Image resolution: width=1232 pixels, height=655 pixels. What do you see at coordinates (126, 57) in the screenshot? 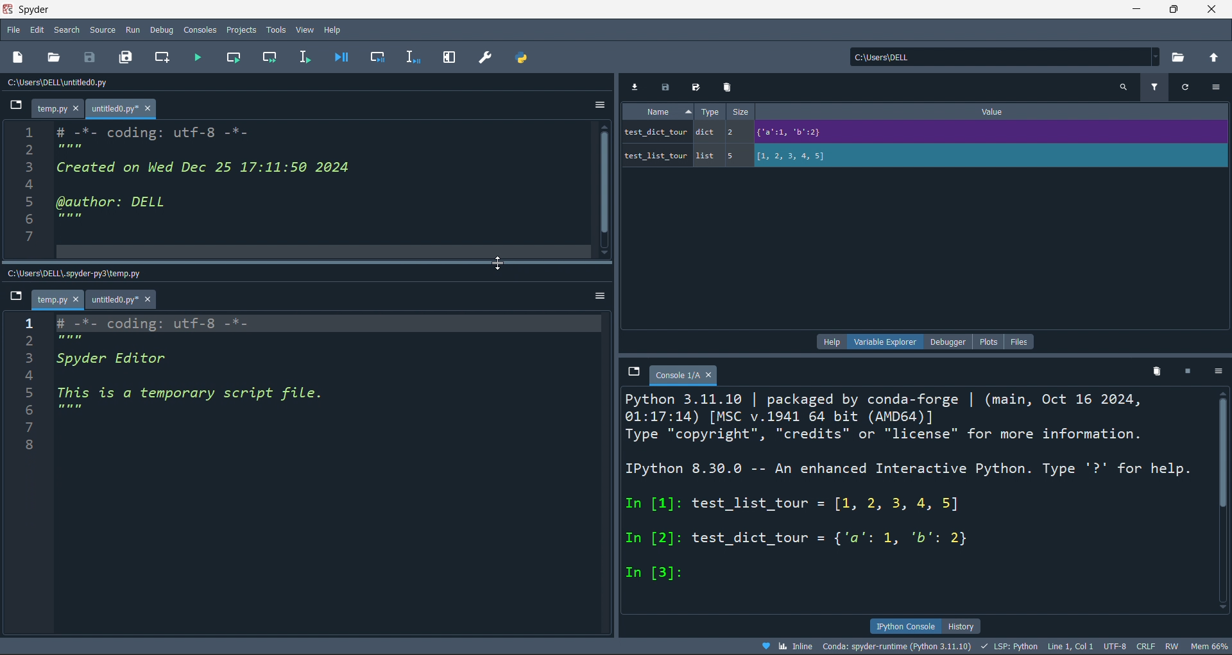
I see `save all files` at bounding box center [126, 57].